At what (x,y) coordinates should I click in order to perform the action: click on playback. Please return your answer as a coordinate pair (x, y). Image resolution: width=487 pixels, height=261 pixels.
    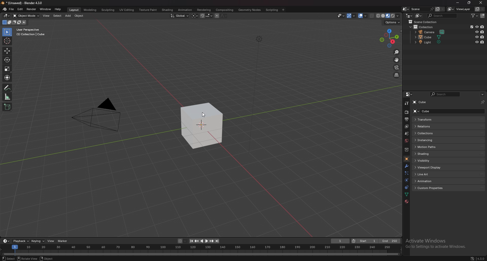
    Looking at the image, I should click on (21, 241).